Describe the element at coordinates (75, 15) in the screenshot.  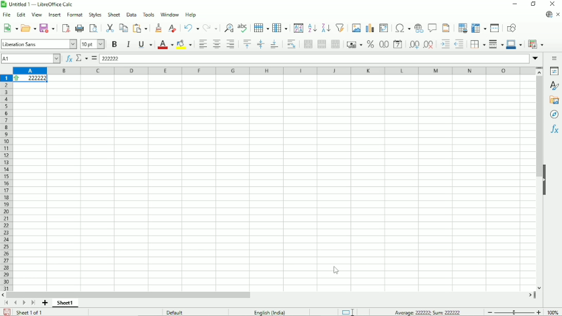
I see `Format` at that location.